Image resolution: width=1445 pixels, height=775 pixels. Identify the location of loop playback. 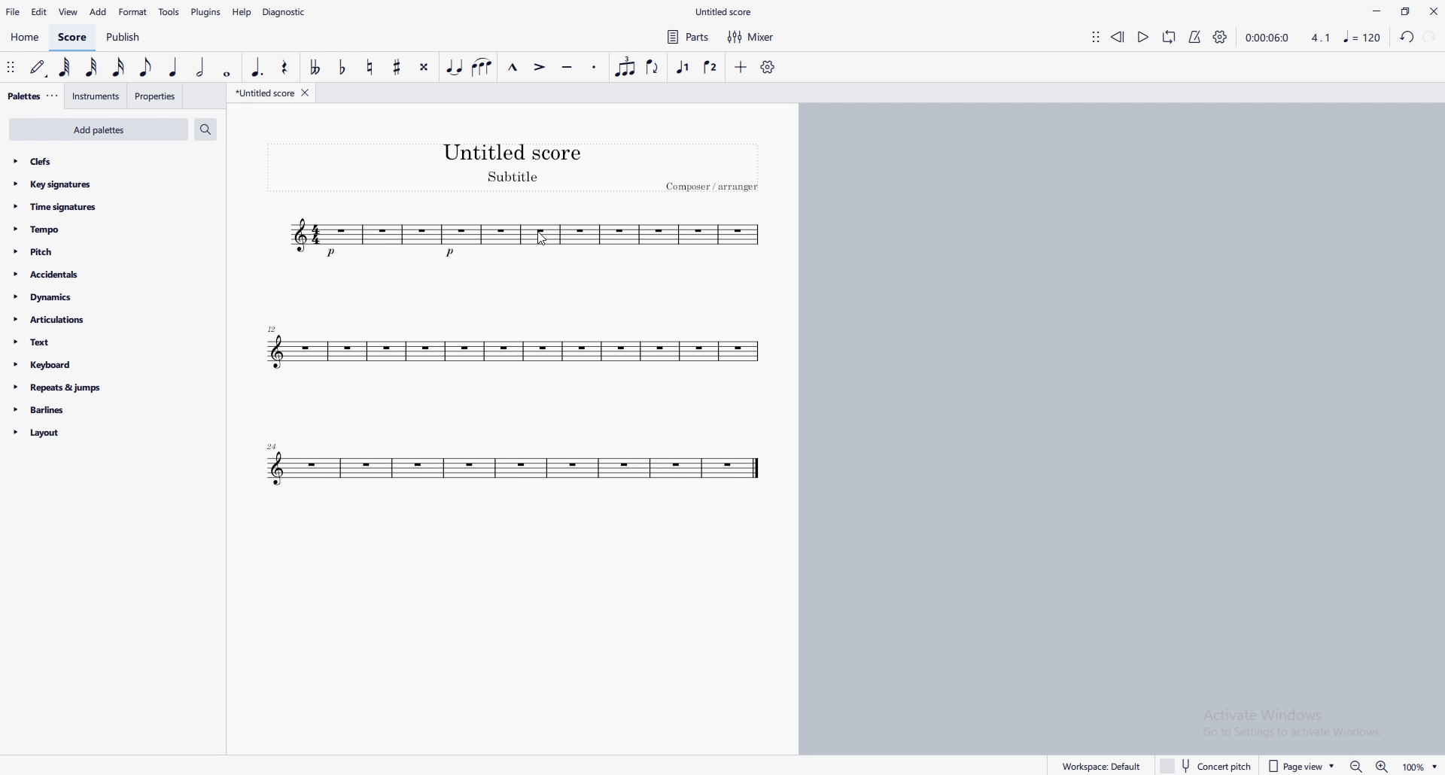
(1168, 36).